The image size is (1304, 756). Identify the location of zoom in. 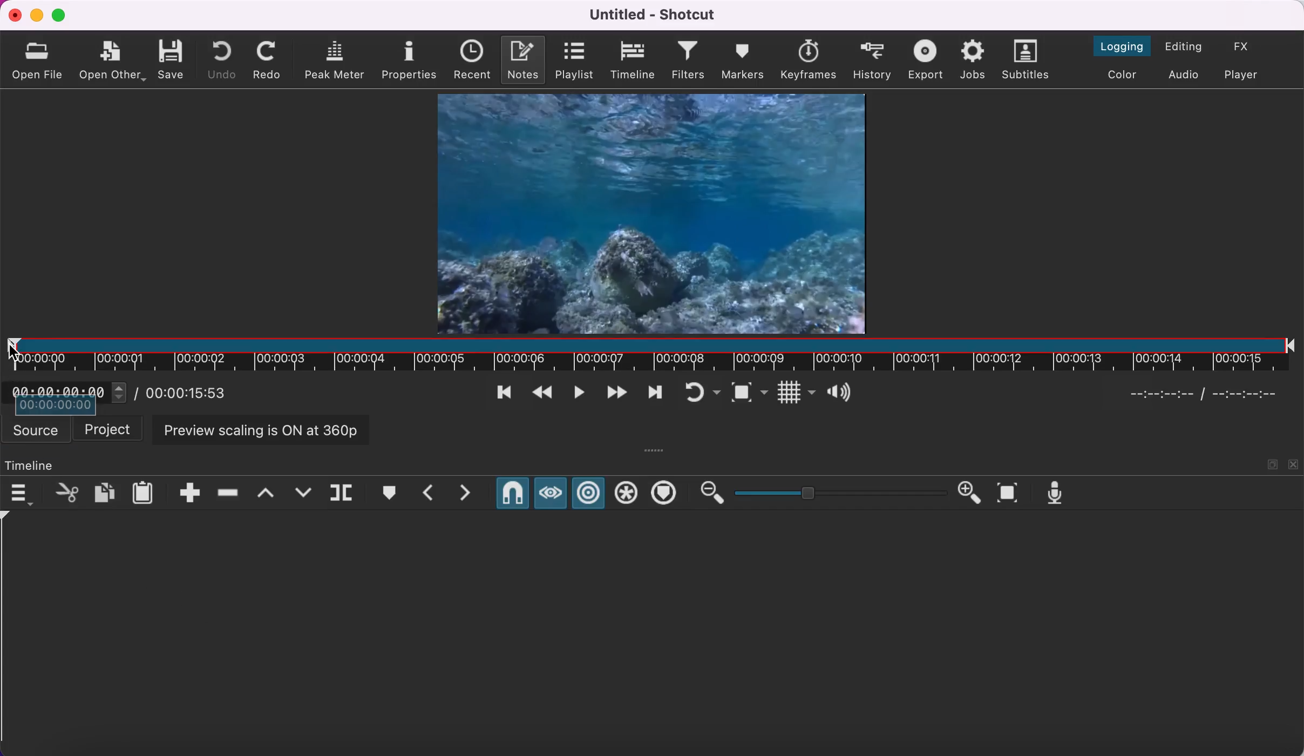
(972, 493).